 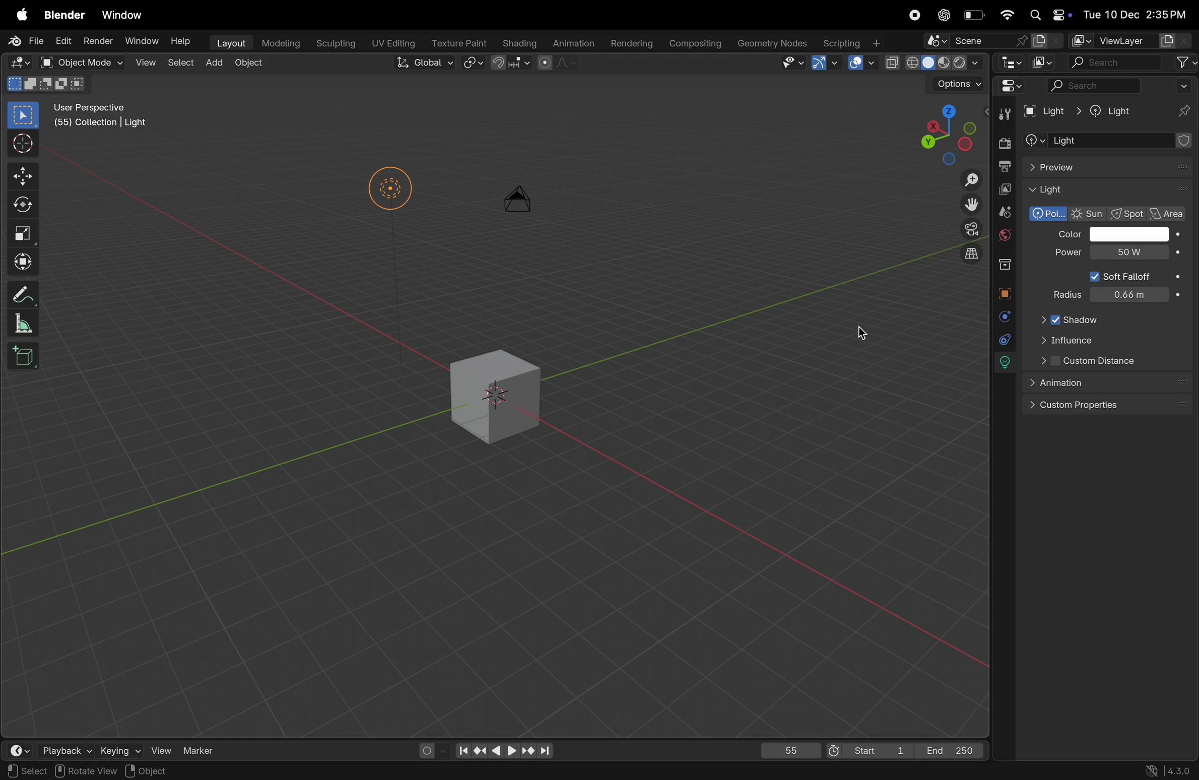 I want to click on shading, so click(x=520, y=42).